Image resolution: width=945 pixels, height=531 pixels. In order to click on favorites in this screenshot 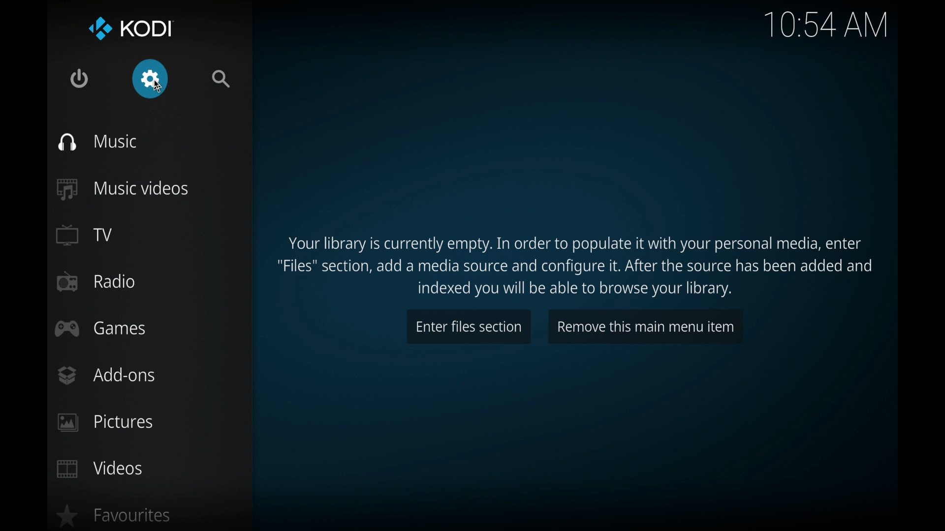, I will do `click(113, 516)`.